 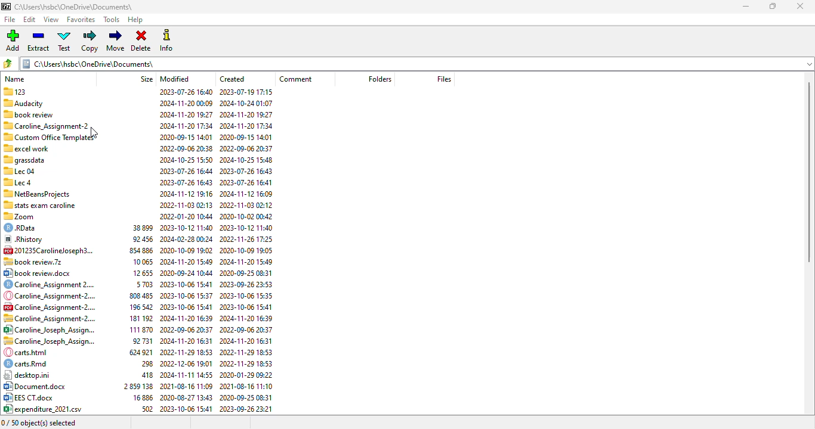 I want to click on 2024-11-20 15:49, so click(x=248, y=263).